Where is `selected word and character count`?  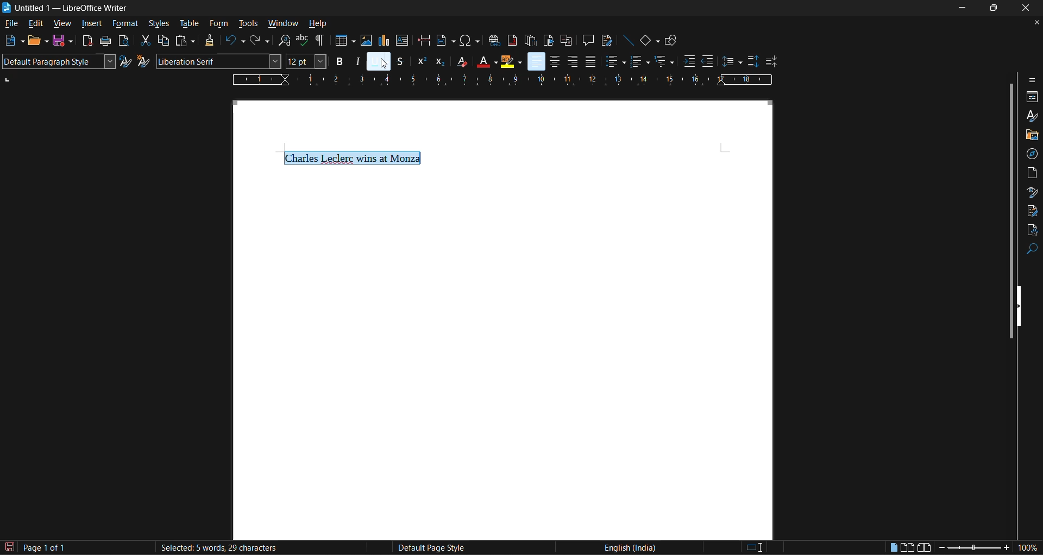
selected word and character count is located at coordinates (217, 548).